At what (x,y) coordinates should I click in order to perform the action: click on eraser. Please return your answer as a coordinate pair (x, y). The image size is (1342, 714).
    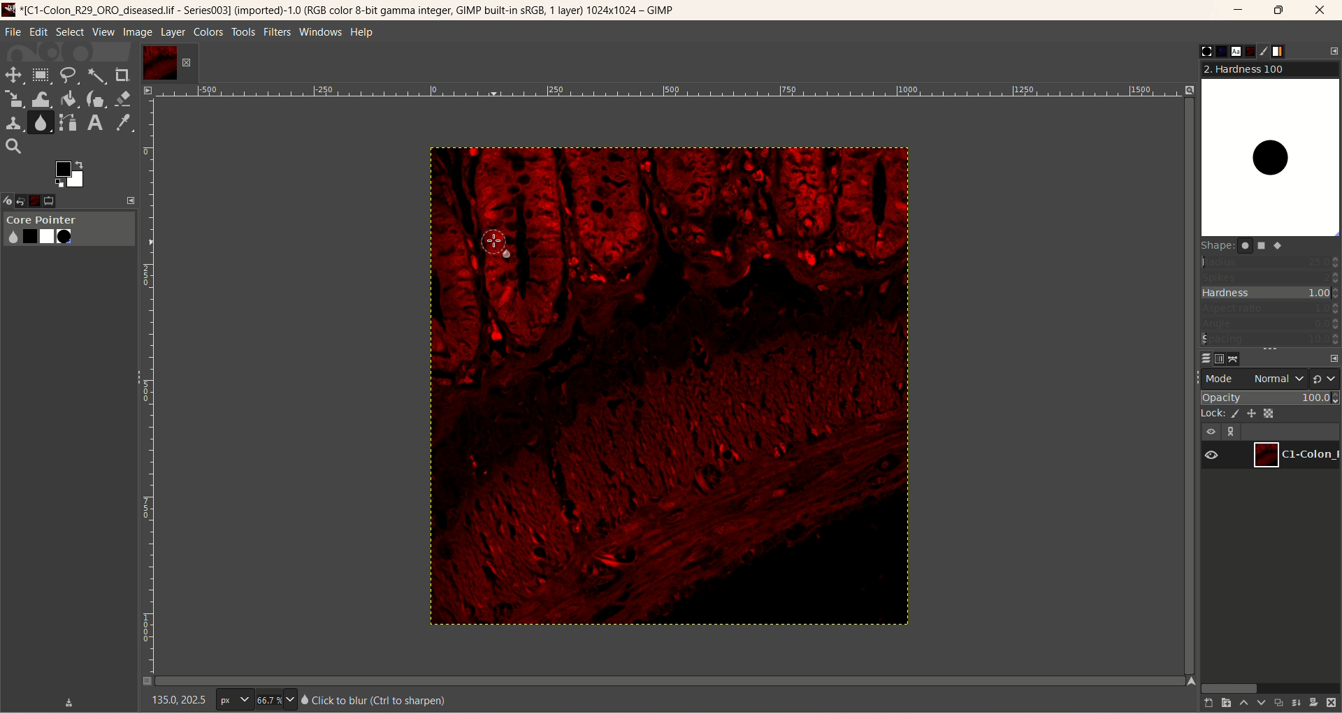
    Looking at the image, I should click on (124, 99).